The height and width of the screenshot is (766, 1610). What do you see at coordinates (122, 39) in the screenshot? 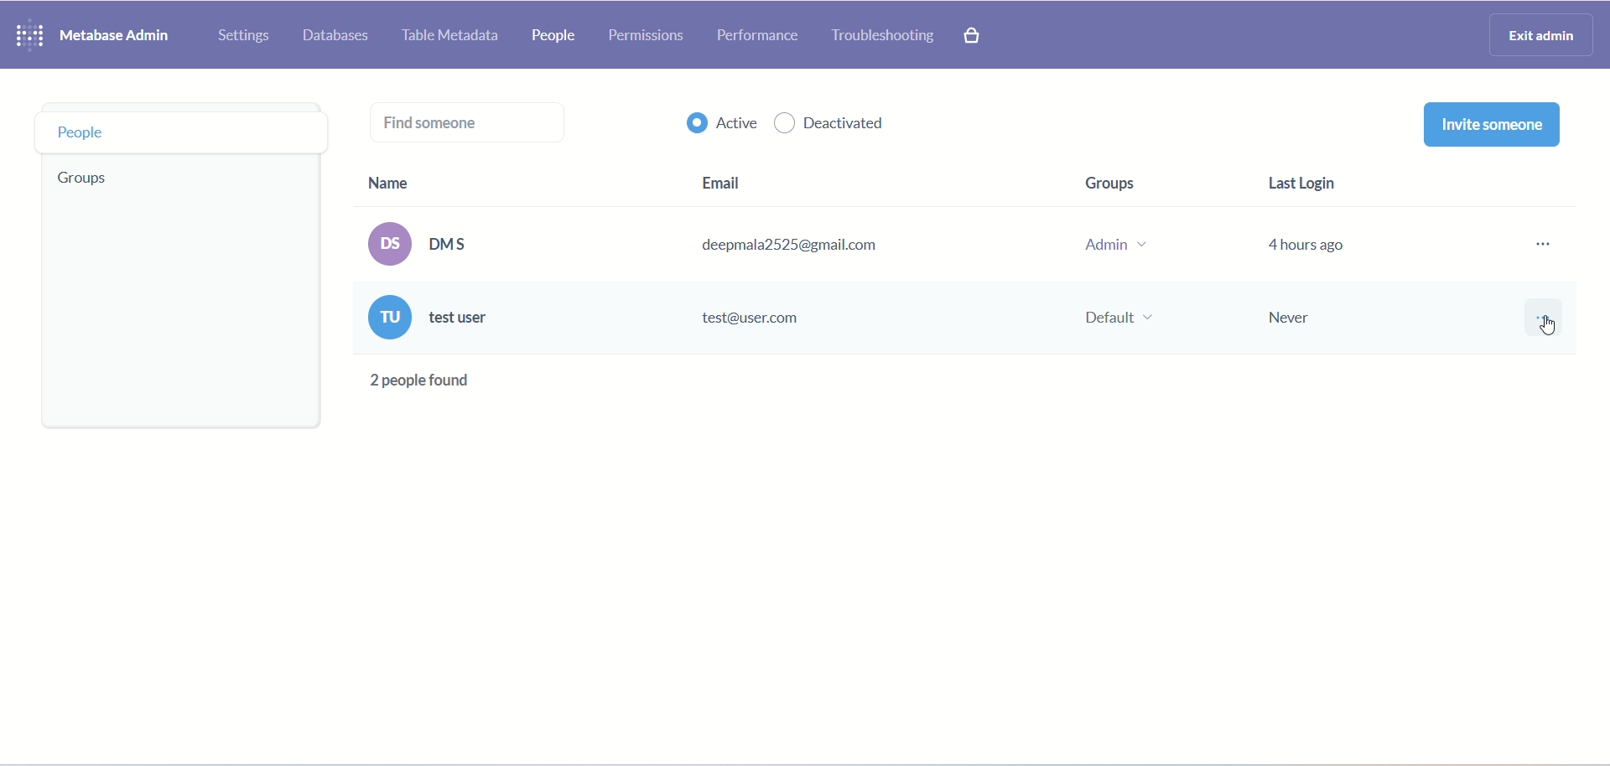
I see `metabase admin` at bounding box center [122, 39].